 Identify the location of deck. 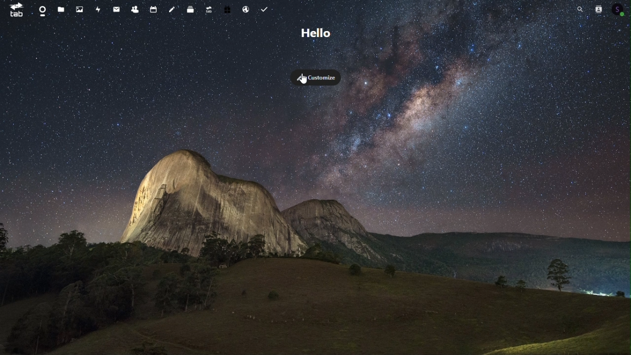
(189, 8).